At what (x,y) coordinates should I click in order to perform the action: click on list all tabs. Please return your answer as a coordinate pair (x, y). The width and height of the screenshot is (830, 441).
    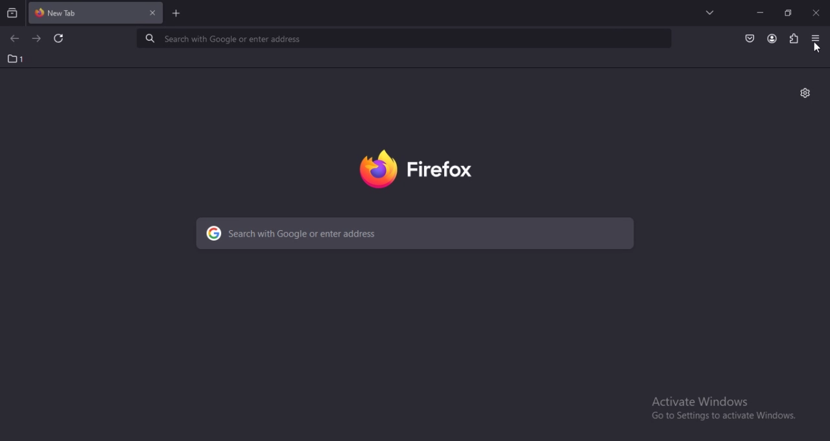
    Looking at the image, I should click on (707, 12).